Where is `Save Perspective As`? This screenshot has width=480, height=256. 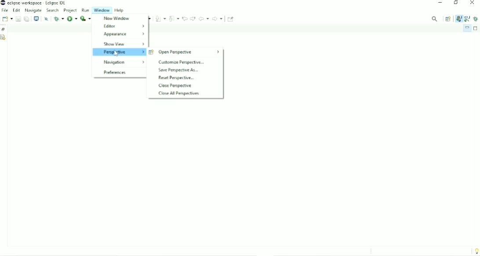 Save Perspective As is located at coordinates (178, 70).